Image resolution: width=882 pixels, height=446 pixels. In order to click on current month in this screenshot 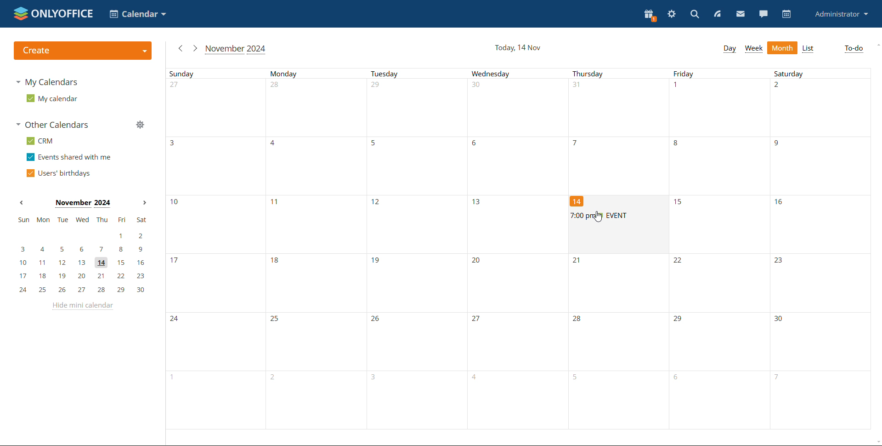, I will do `click(235, 50)`.